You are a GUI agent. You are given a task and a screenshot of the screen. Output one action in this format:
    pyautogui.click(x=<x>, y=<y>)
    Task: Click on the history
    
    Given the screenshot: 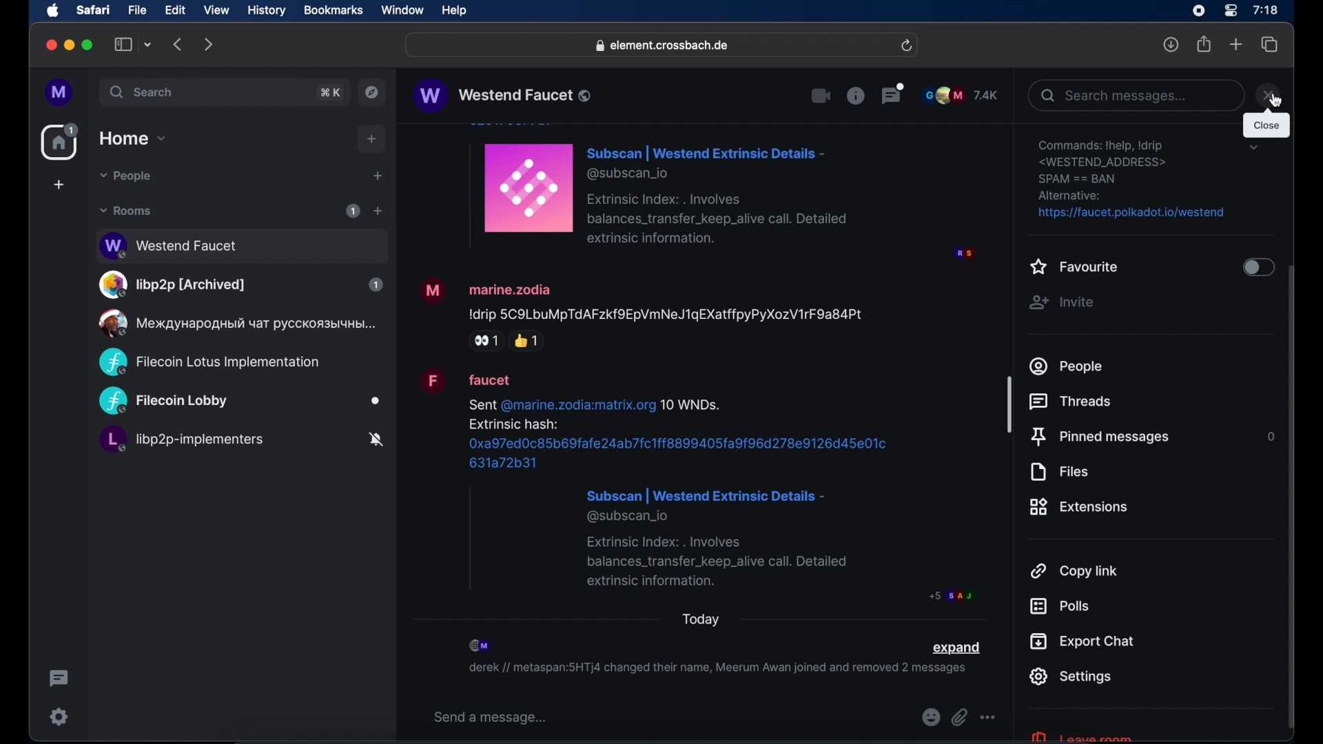 What is the action you would take?
    pyautogui.click(x=267, y=11)
    